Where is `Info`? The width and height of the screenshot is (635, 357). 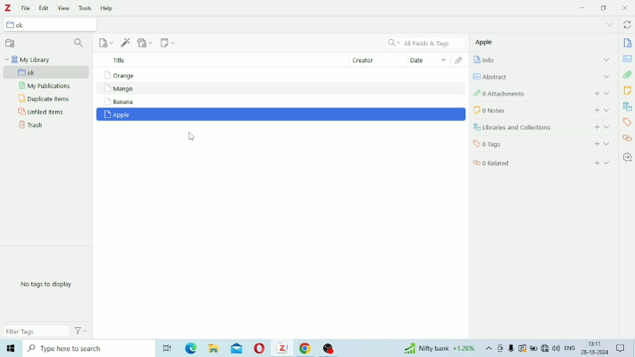
Info is located at coordinates (491, 60).